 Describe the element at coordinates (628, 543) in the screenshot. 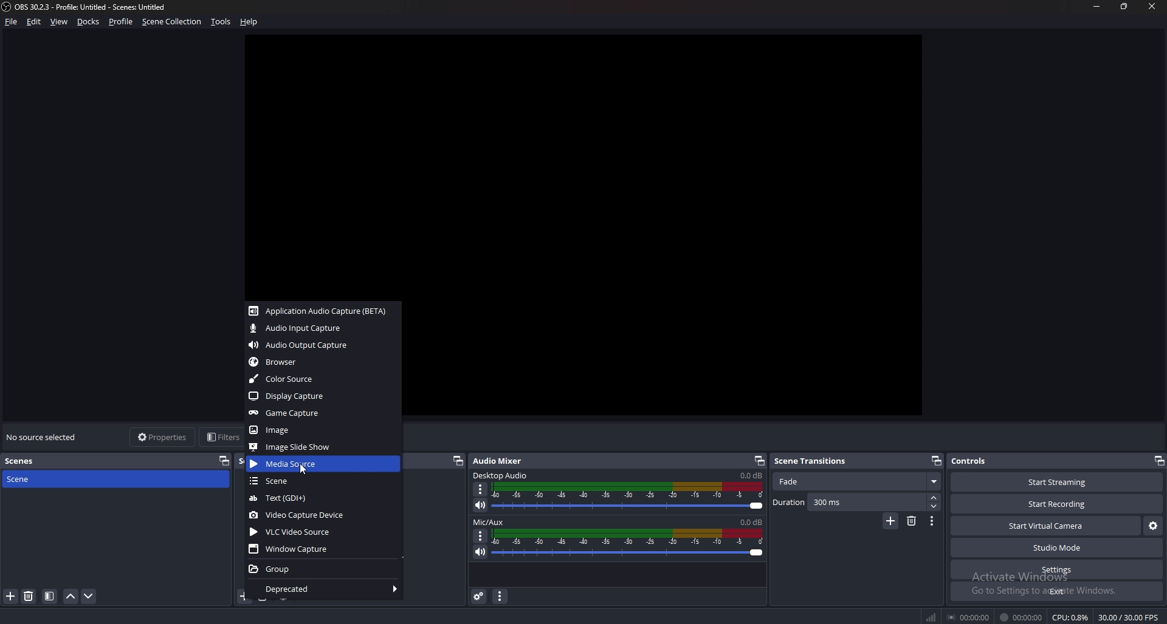

I see ` mic Soundbar` at that location.